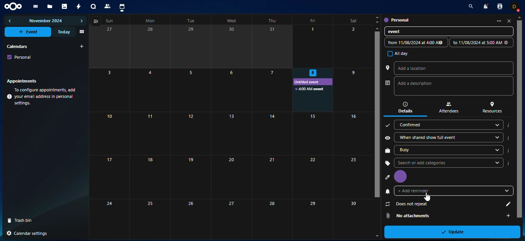 This screenshot has width=525, height=241. Describe the element at coordinates (272, 177) in the screenshot. I see `21` at that location.